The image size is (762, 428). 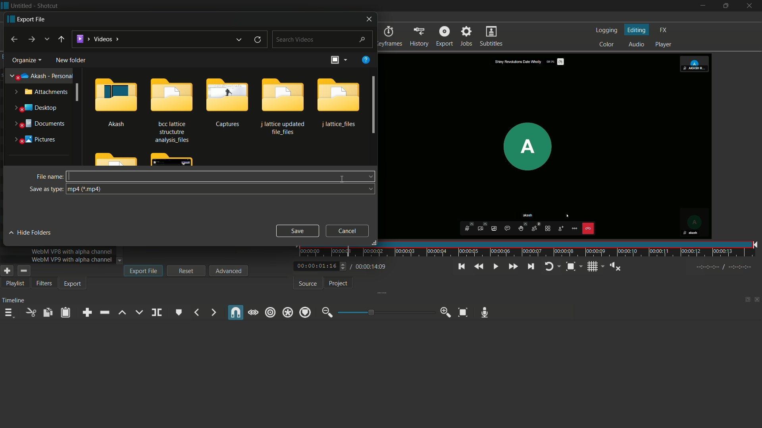 I want to click on remove export preset, so click(x=23, y=271).